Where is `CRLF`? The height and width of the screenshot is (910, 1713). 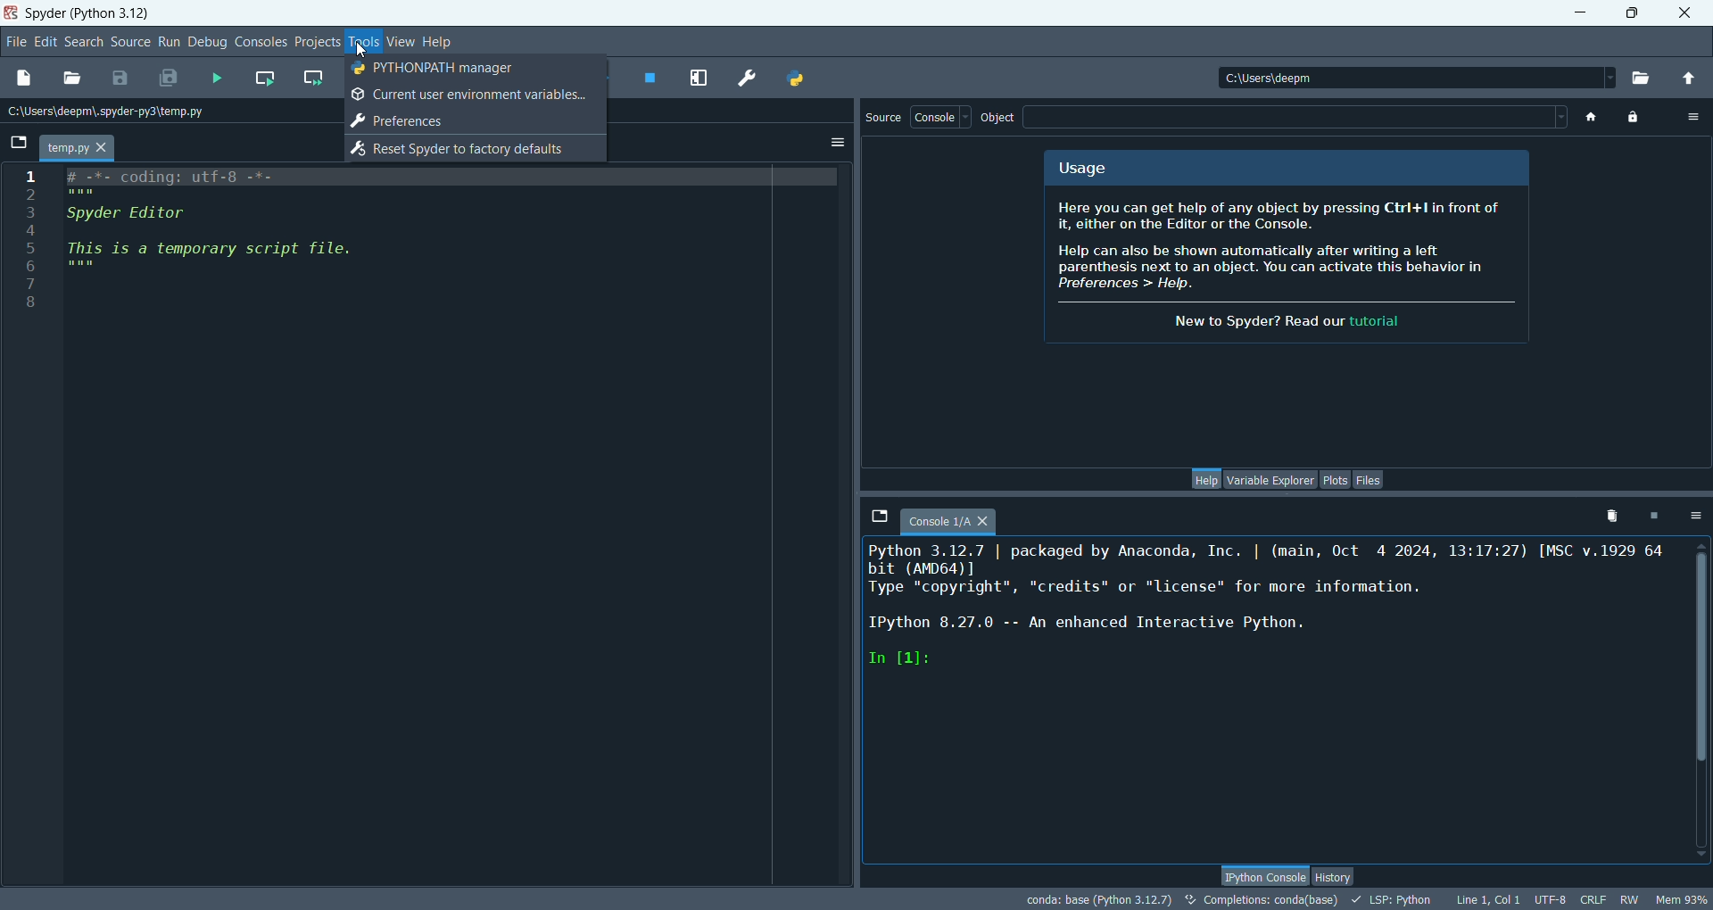 CRLF is located at coordinates (1597, 900).